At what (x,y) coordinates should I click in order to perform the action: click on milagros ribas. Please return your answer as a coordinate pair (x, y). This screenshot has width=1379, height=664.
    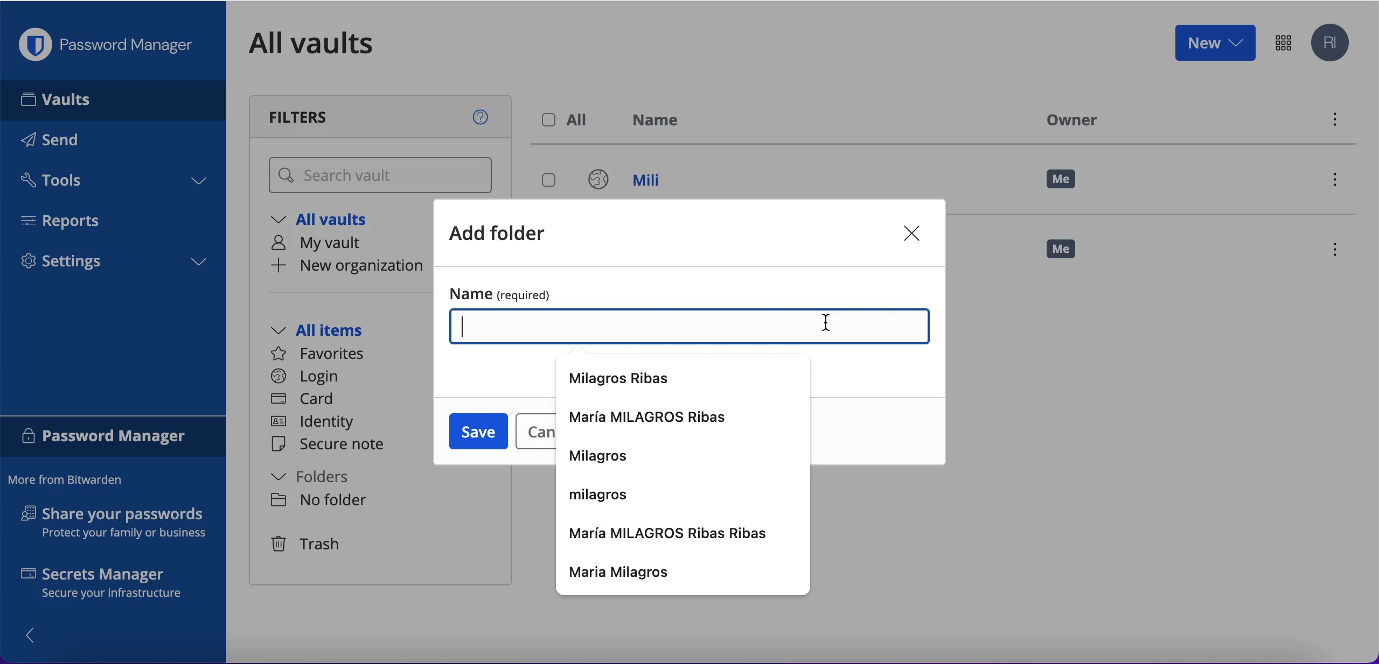
    Looking at the image, I should click on (627, 379).